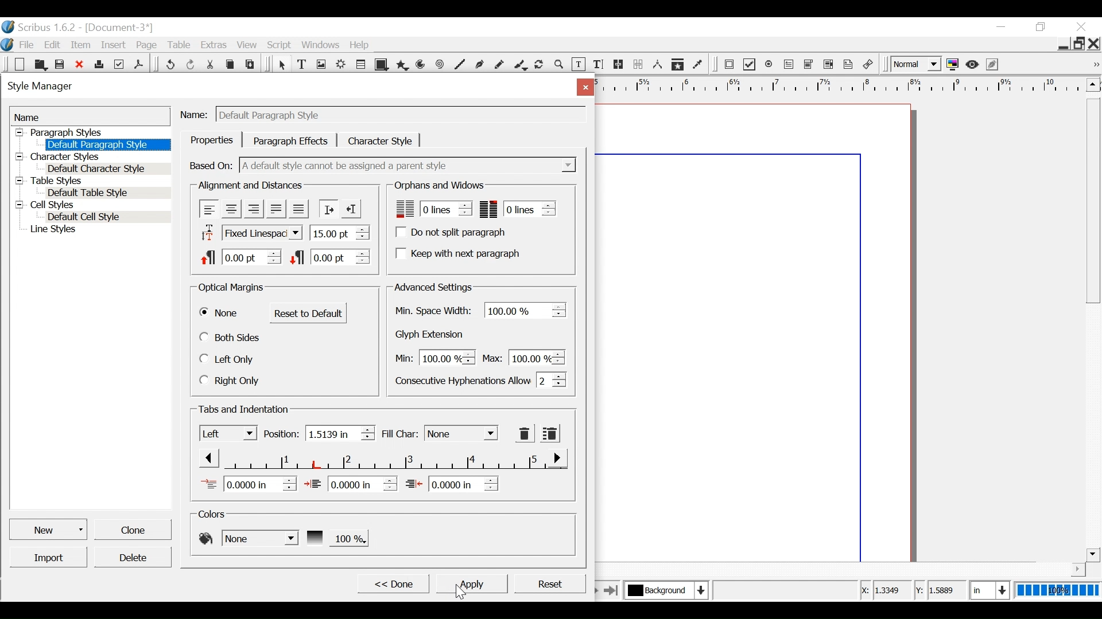 The width and height of the screenshot is (1102, 619). Describe the element at coordinates (7, 44) in the screenshot. I see `Logo` at that location.